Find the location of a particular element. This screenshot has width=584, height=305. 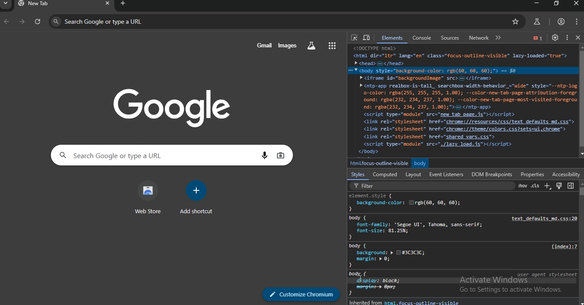

forward is located at coordinates (21, 22).